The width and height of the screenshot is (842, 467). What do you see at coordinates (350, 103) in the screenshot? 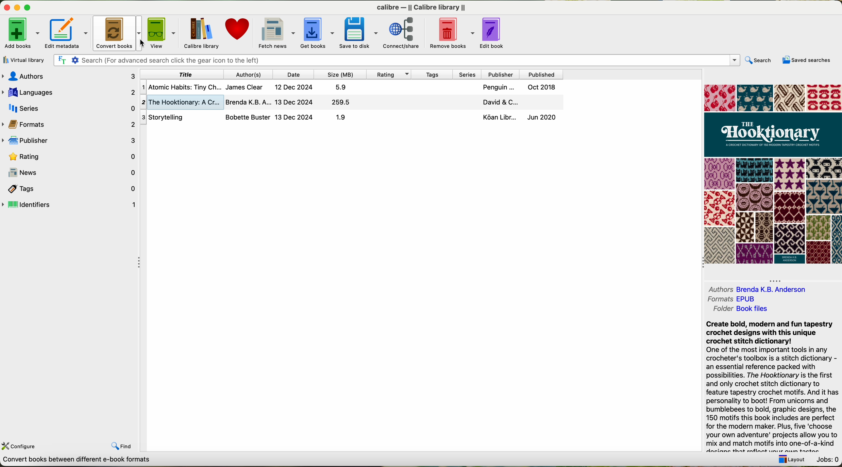
I see `The Hooktionary book details` at bounding box center [350, 103].